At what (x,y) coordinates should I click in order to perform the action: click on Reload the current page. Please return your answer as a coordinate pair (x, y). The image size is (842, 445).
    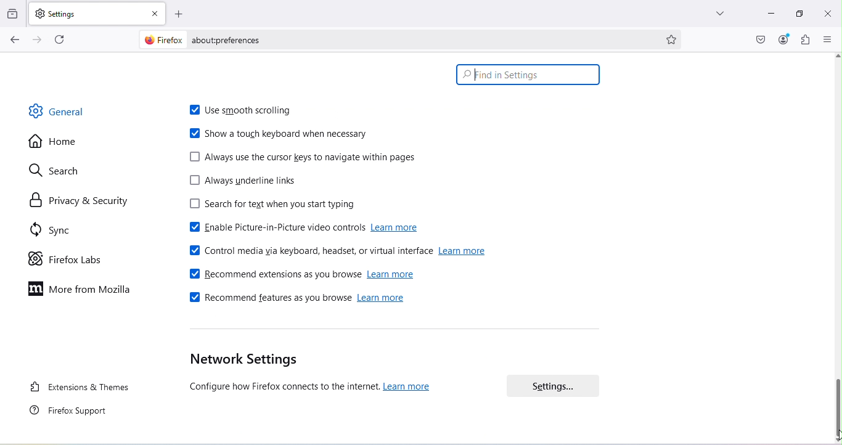
    Looking at the image, I should click on (59, 40).